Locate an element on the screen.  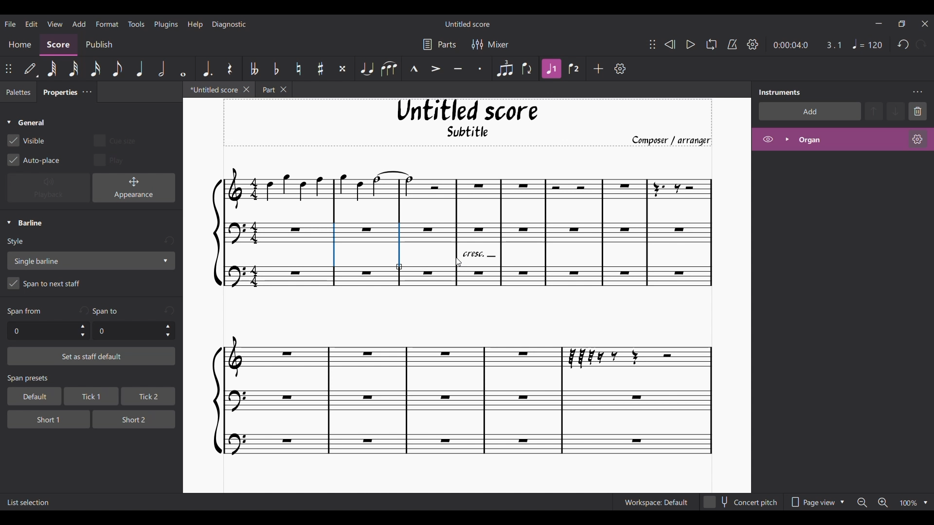
Close current tab is located at coordinates (247, 89).